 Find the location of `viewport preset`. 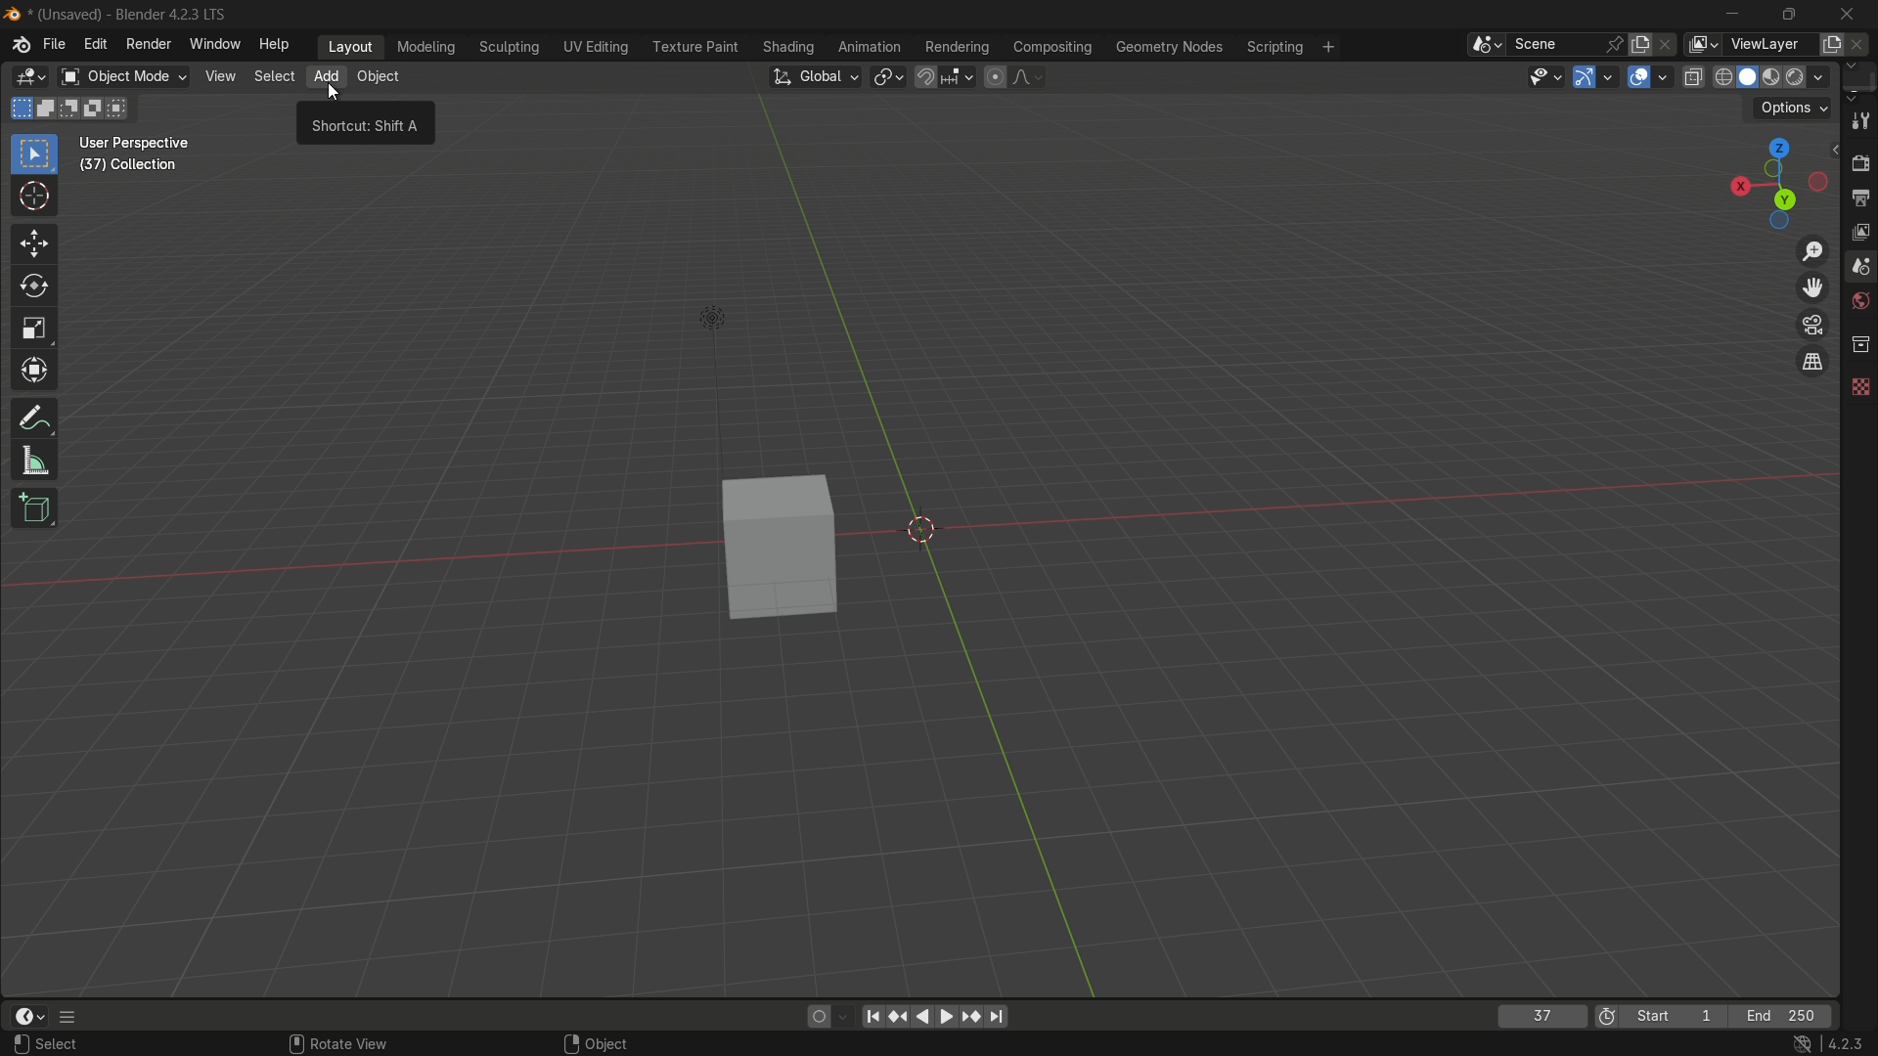

viewport preset is located at coordinates (1773, 182).